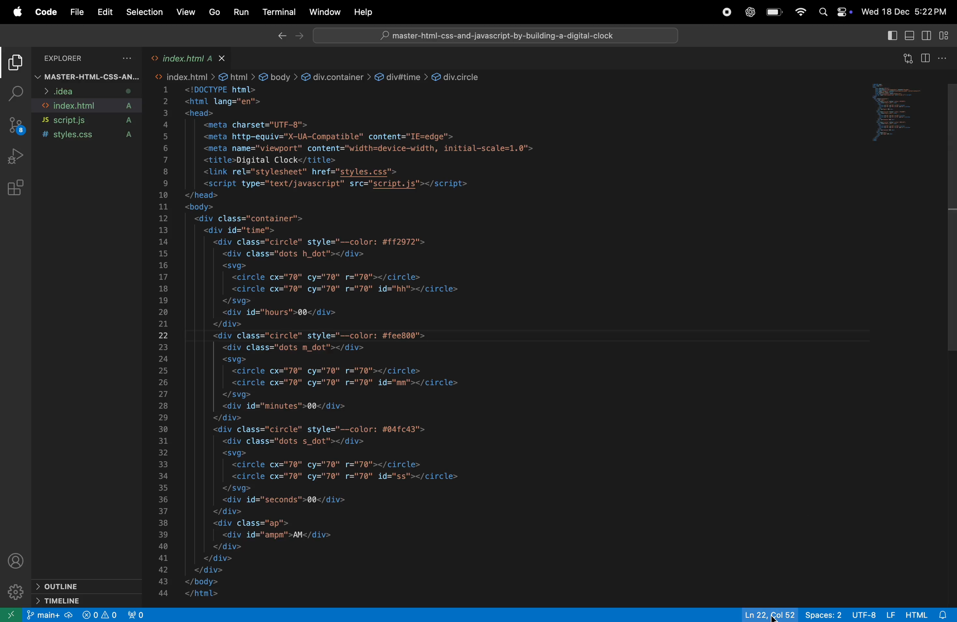  I want to click on link, so click(280, 74).